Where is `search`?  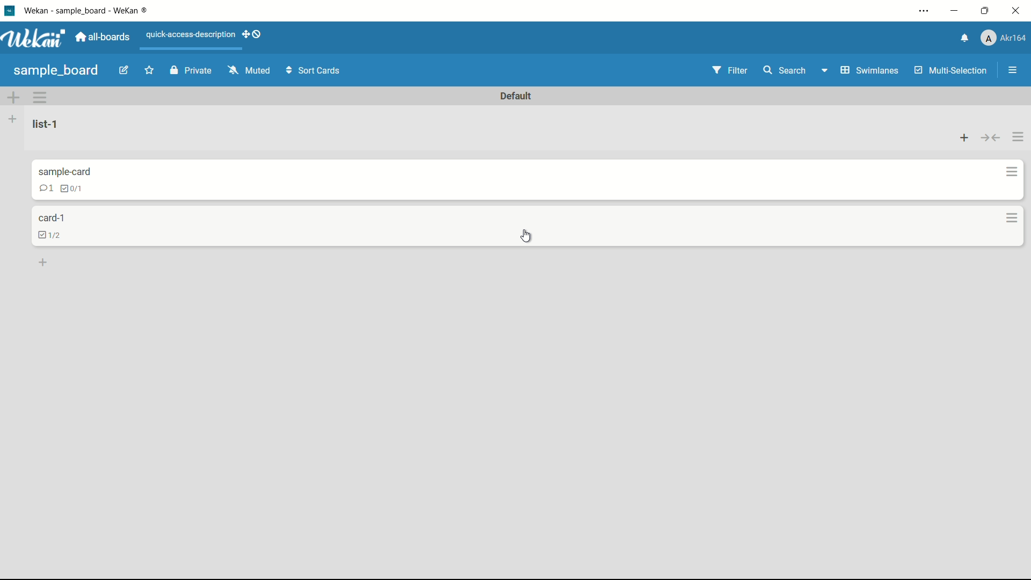 search is located at coordinates (786, 70).